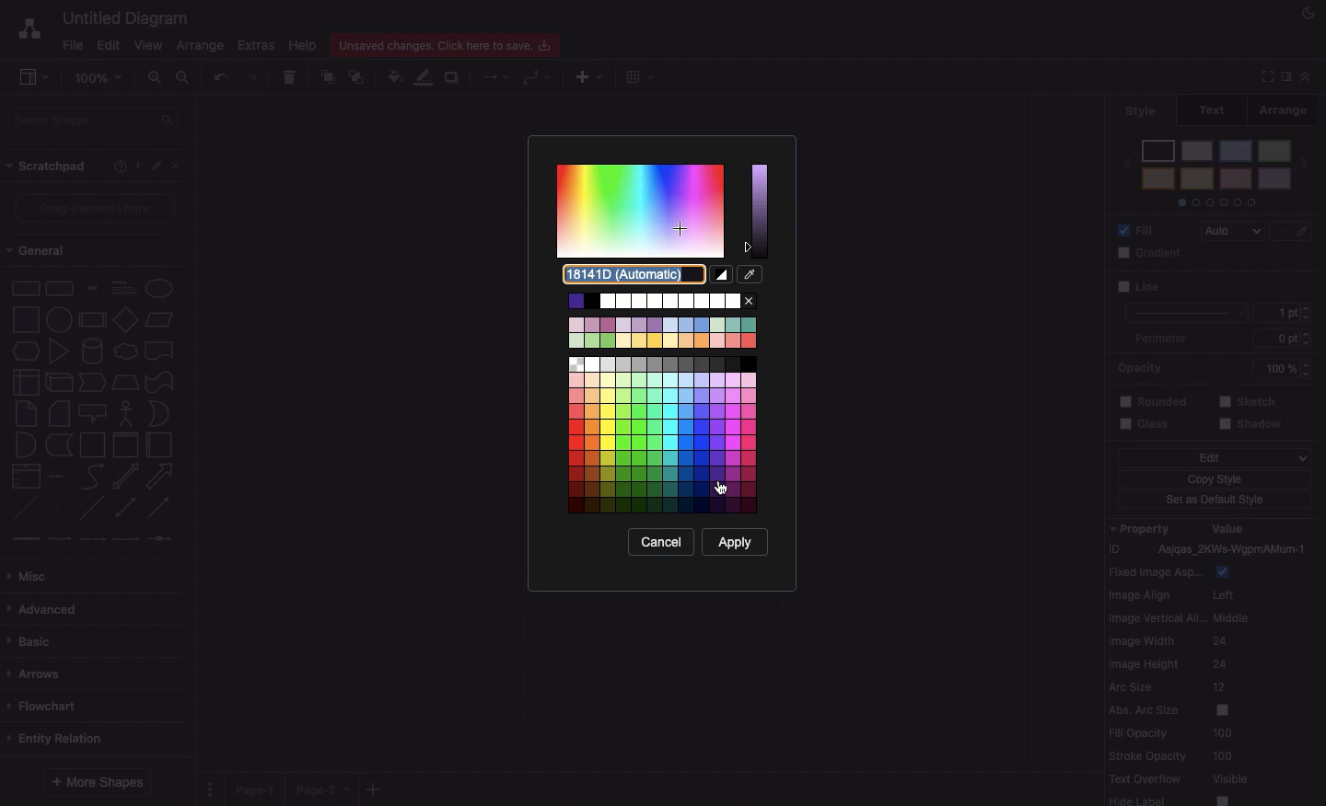 The height and width of the screenshot is (806, 1326). I want to click on Sidebar, so click(35, 78).